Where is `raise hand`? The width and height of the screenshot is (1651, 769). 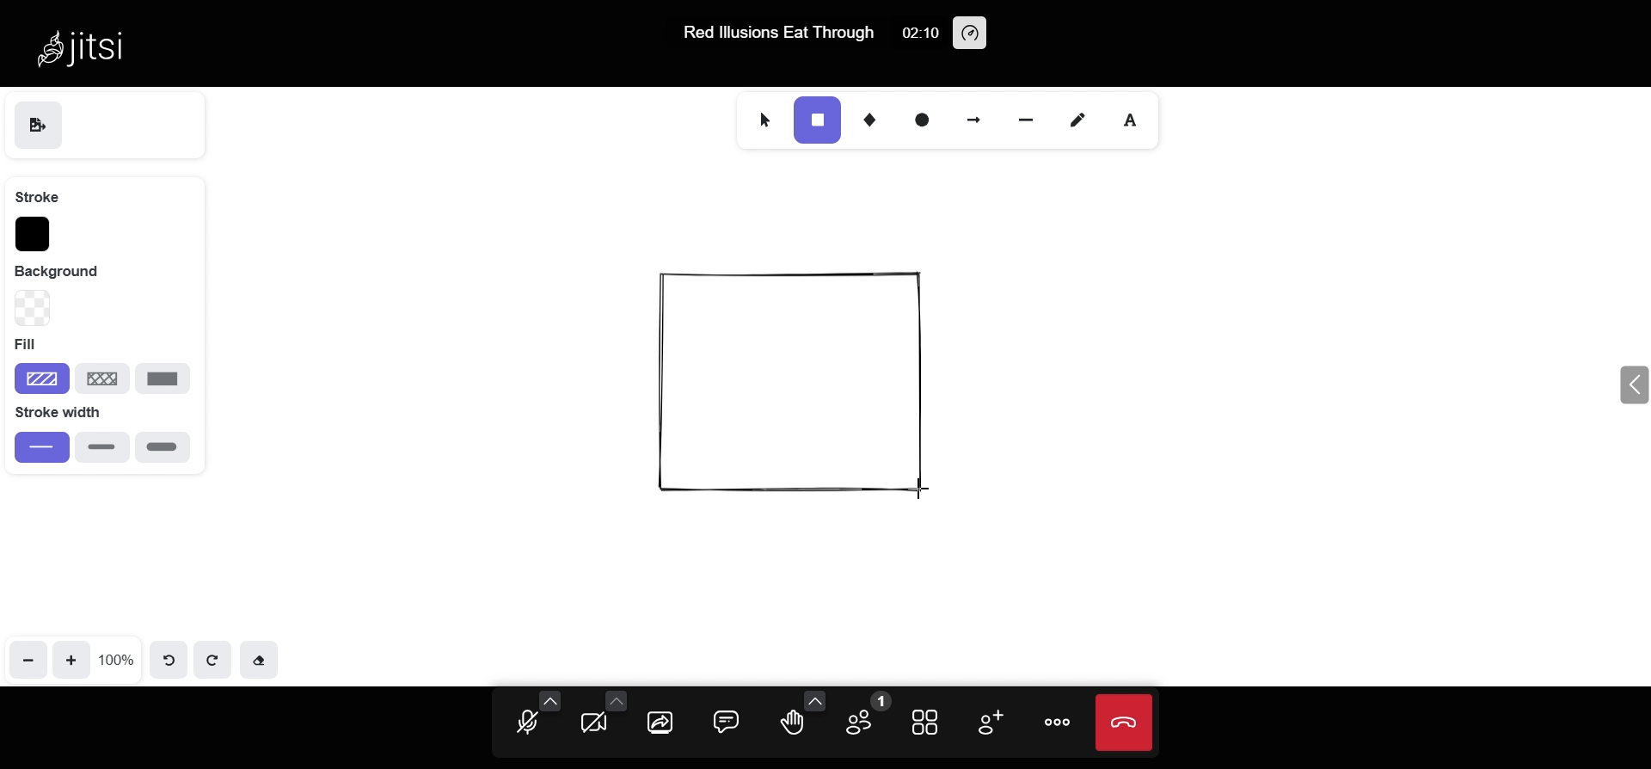 raise hand is located at coordinates (791, 724).